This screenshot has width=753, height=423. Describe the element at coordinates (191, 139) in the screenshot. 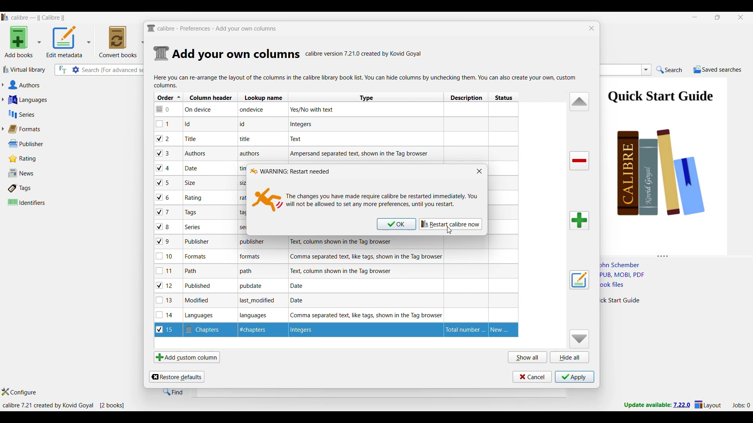

I see `Note` at that location.